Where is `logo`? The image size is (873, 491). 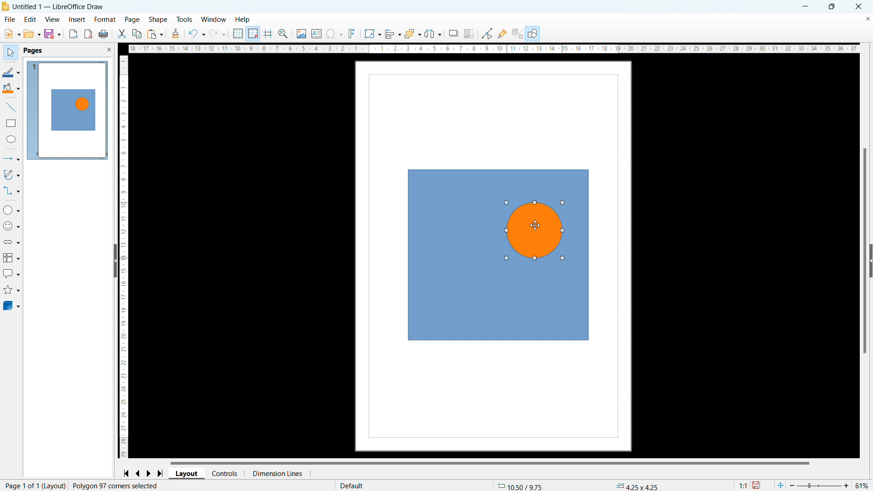
logo is located at coordinates (6, 6).